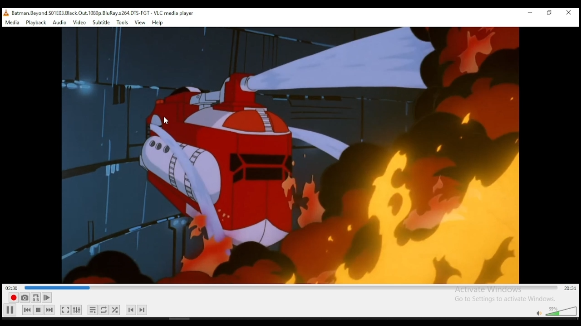 The image size is (581, 326). Describe the element at coordinates (123, 23) in the screenshot. I see `tools` at that location.